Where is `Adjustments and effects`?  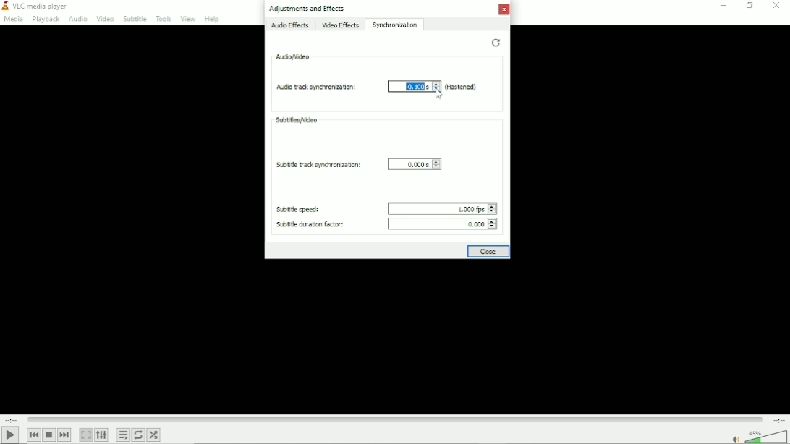 Adjustments and effects is located at coordinates (307, 9).